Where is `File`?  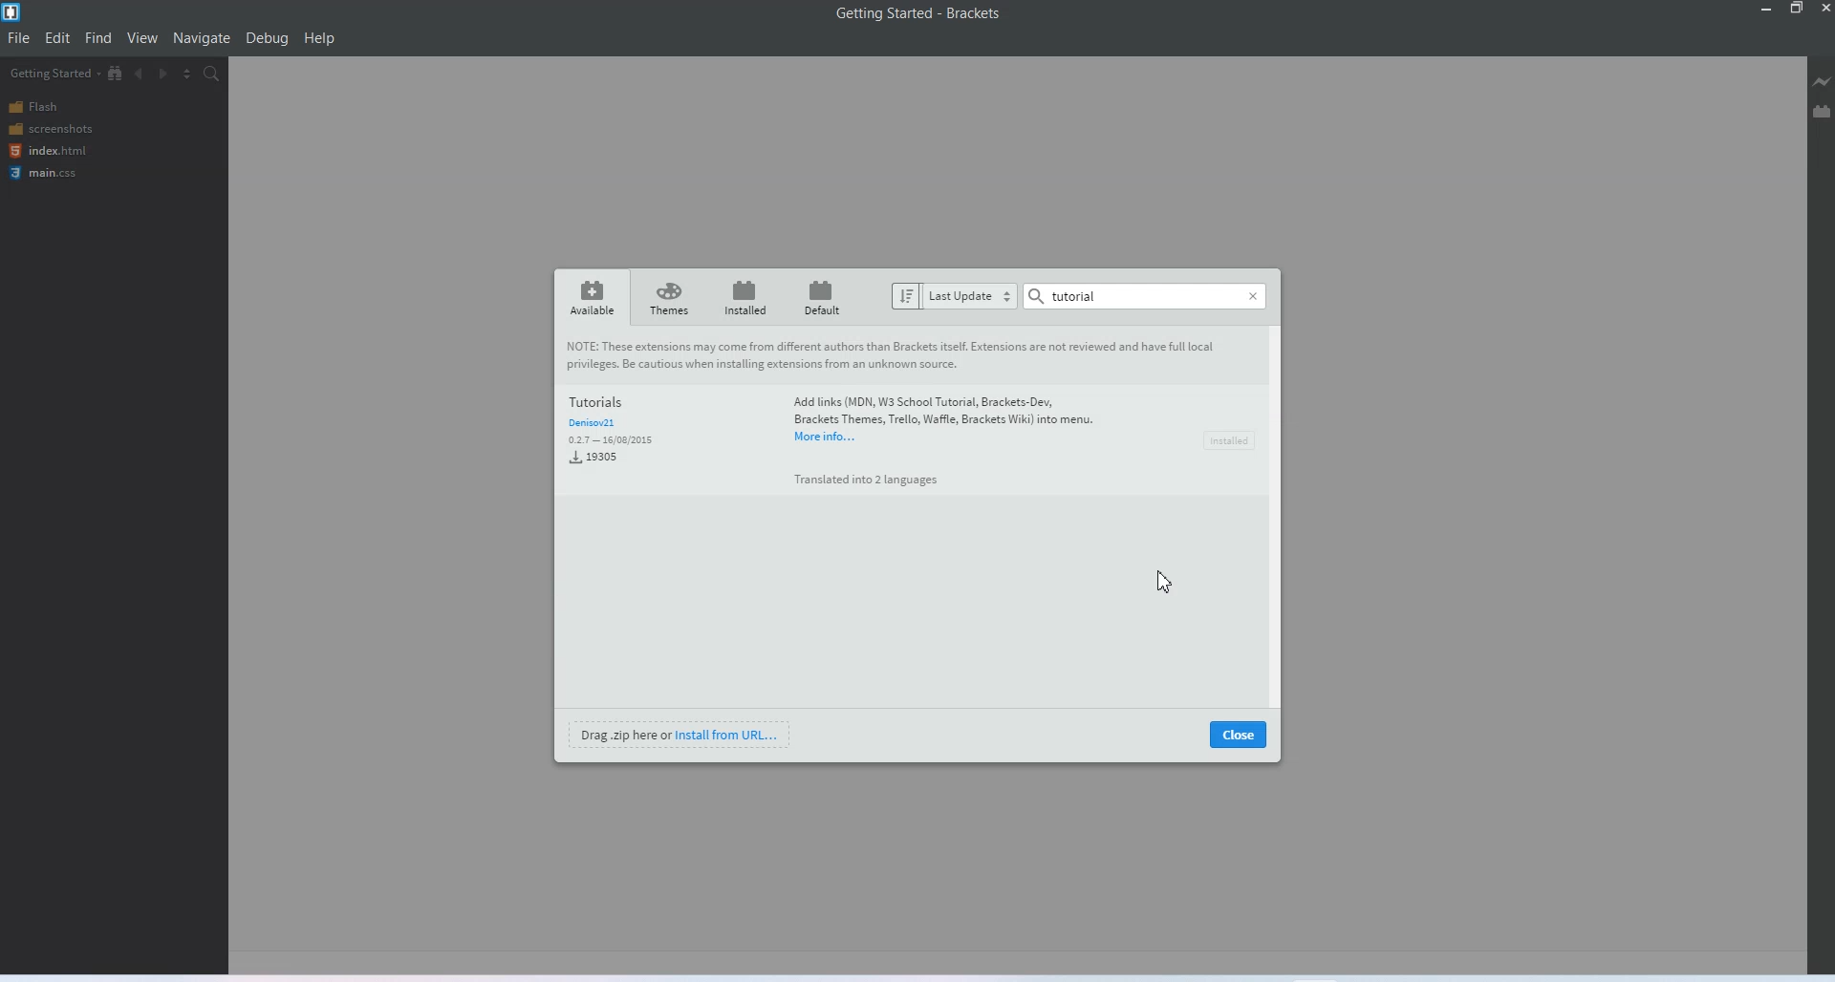
File is located at coordinates (19, 37).